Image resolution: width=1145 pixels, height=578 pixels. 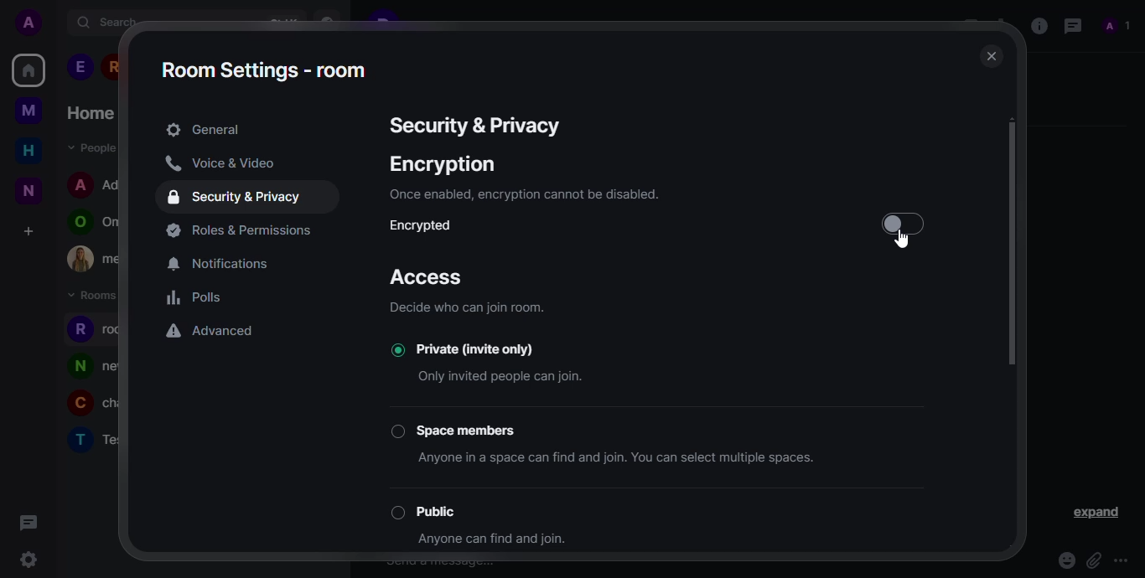 What do you see at coordinates (1065, 559) in the screenshot?
I see `emoji` at bounding box center [1065, 559].